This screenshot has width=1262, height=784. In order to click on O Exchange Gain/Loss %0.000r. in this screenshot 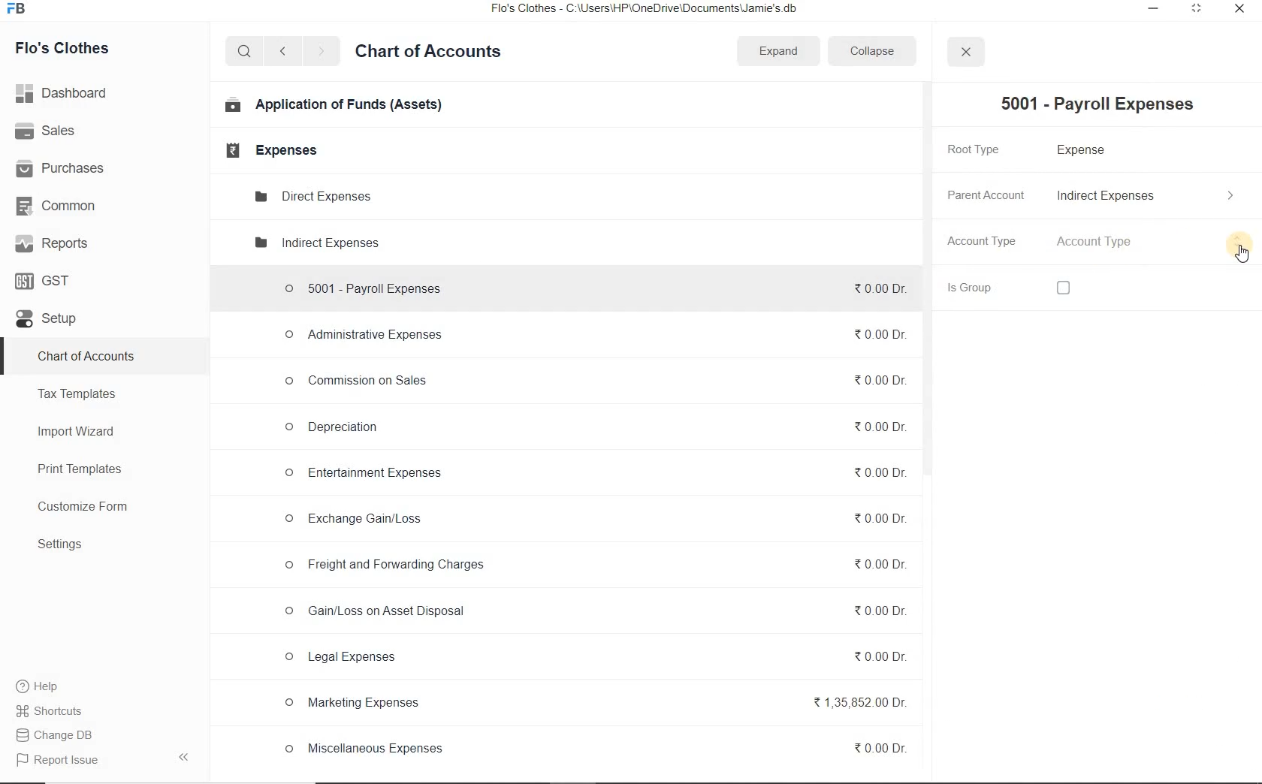, I will do `click(590, 519)`.